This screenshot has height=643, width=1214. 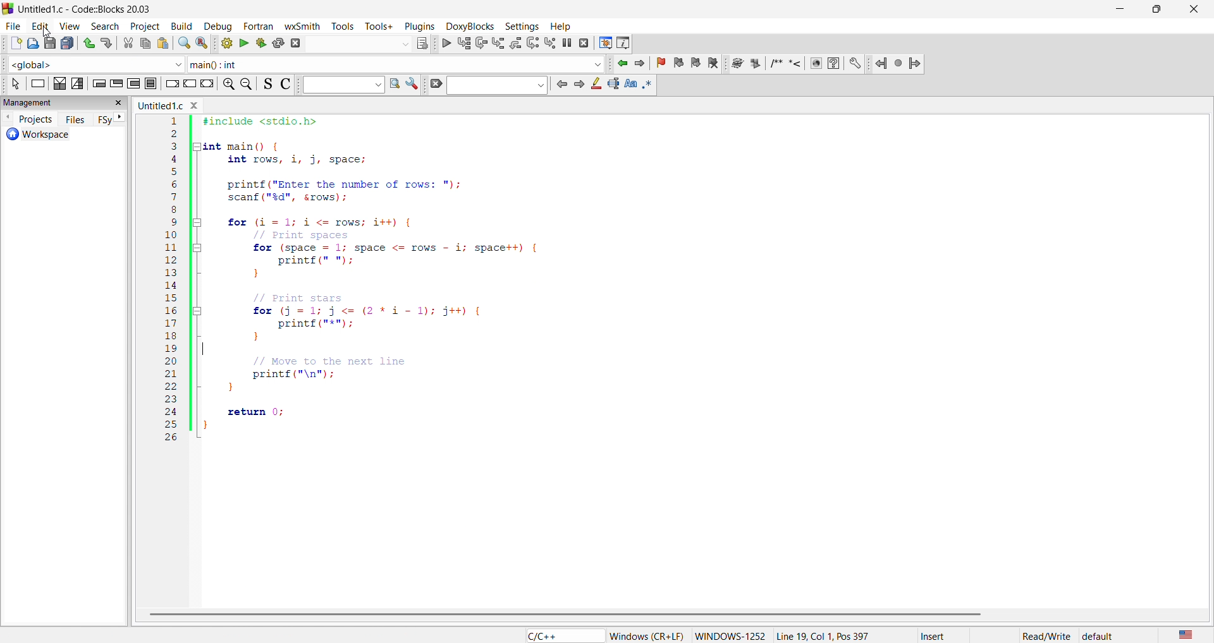 What do you see at coordinates (283, 83) in the screenshot?
I see `toggle comments` at bounding box center [283, 83].